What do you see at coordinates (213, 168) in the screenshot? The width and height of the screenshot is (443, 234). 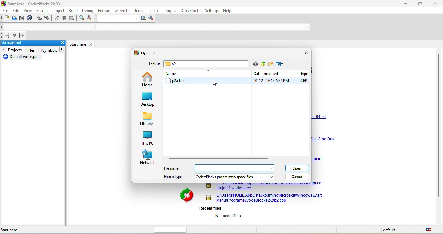 I see `file name` at bounding box center [213, 168].